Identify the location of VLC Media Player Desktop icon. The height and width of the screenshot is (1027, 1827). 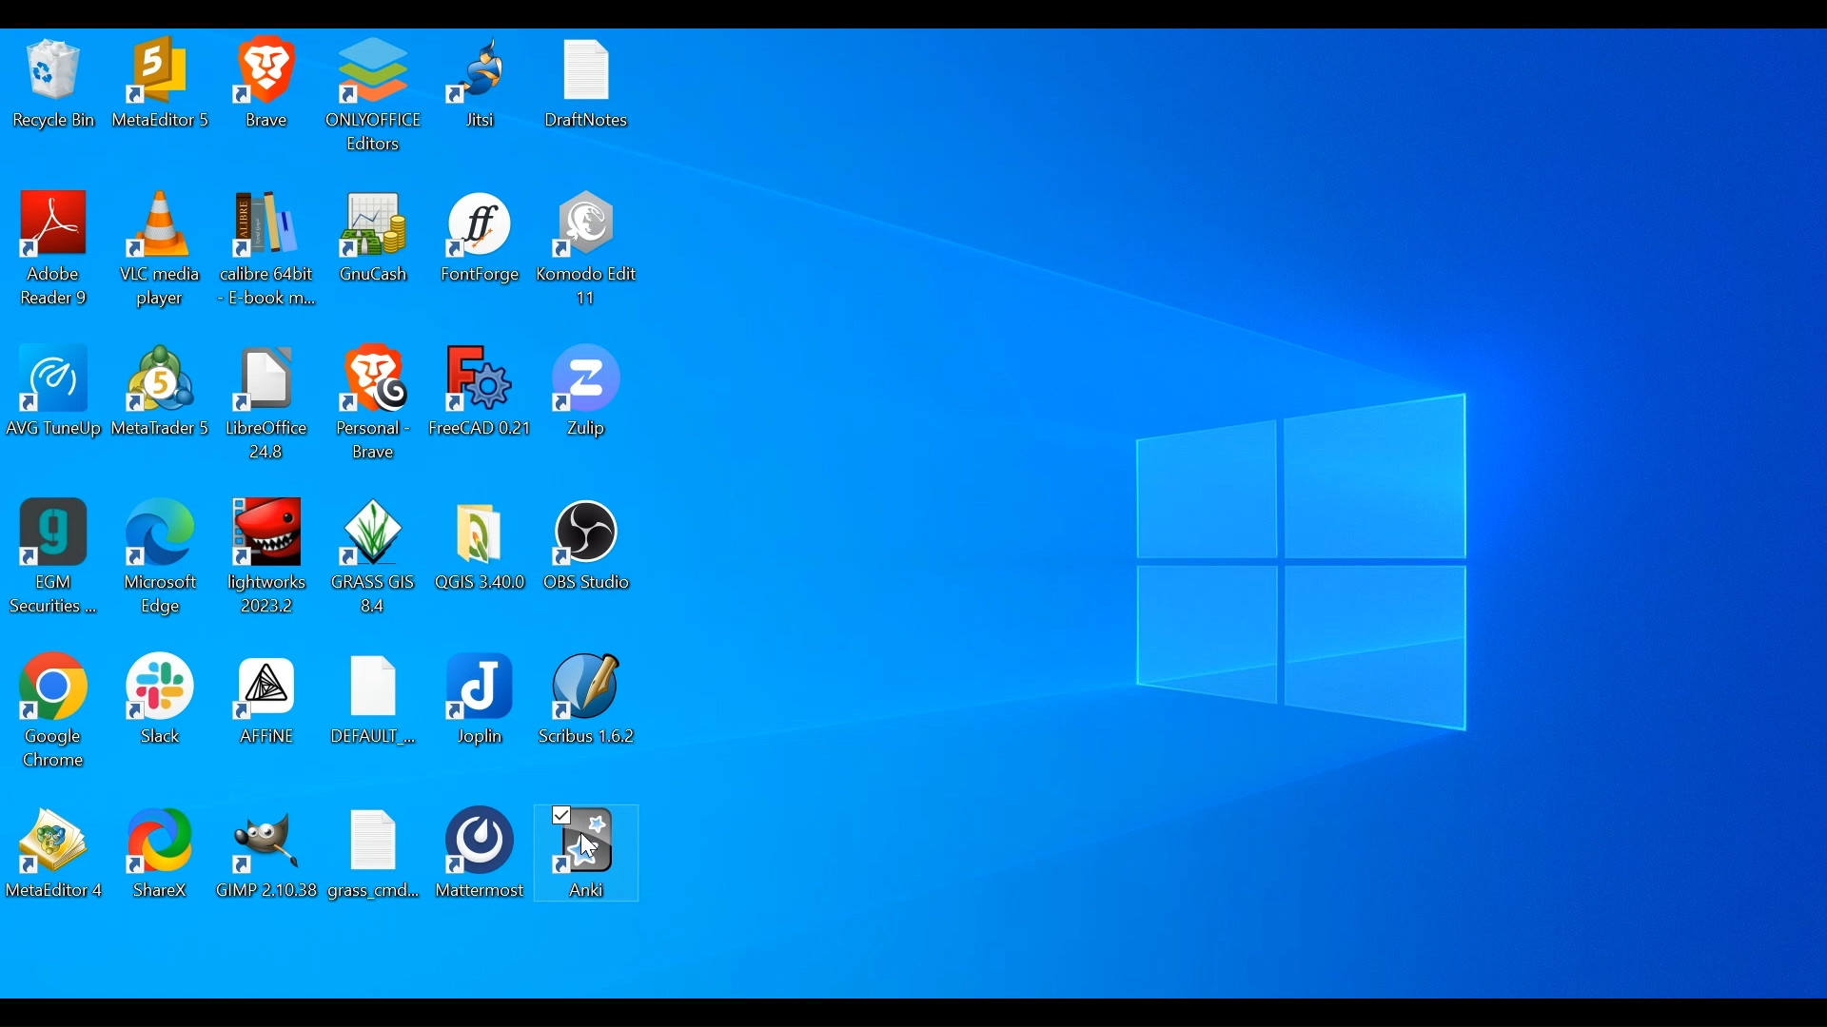
(159, 249).